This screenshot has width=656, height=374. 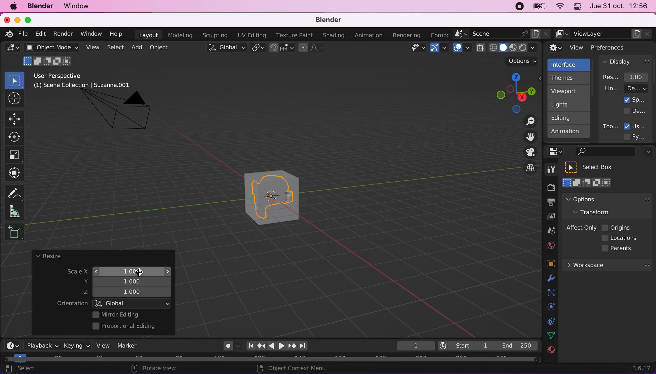 What do you see at coordinates (14, 80) in the screenshot?
I see `select box` at bounding box center [14, 80].